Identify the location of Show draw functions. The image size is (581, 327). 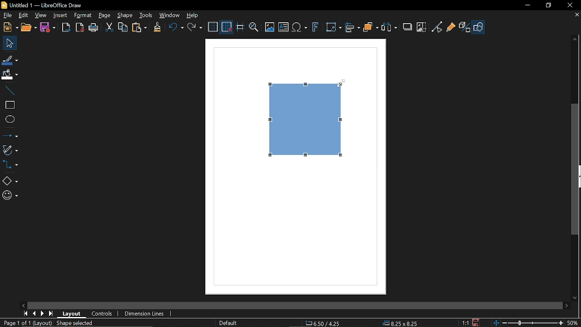
(479, 27).